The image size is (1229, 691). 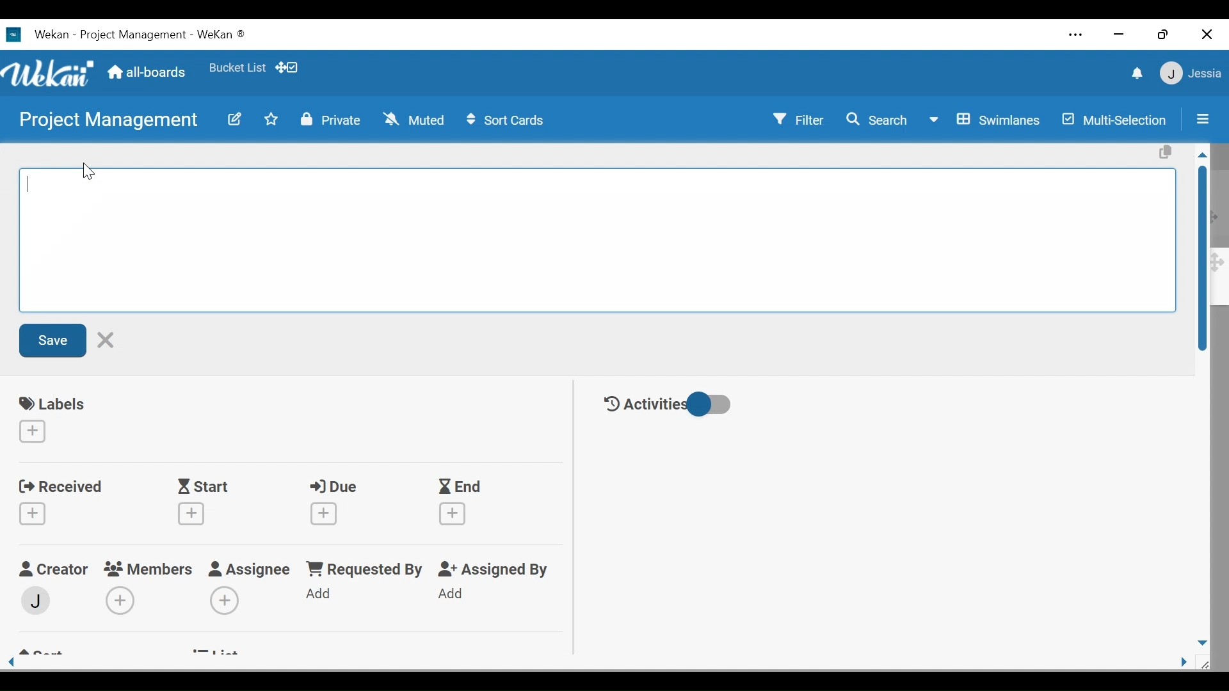 I want to click on Add Requested By, so click(x=319, y=594).